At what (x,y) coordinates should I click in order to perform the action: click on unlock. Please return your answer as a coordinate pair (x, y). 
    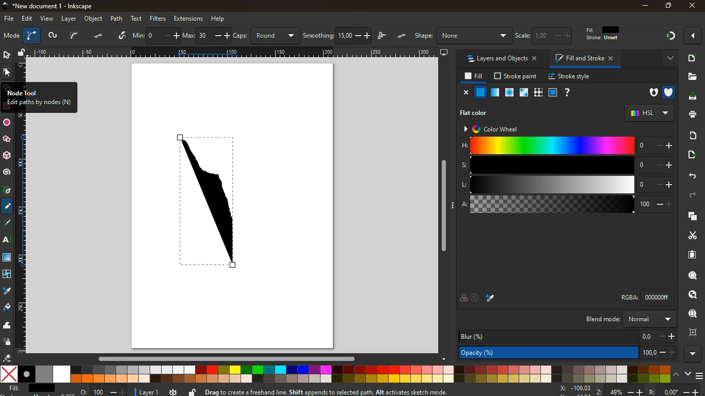
    Looking at the image, I should click on (193, 391).